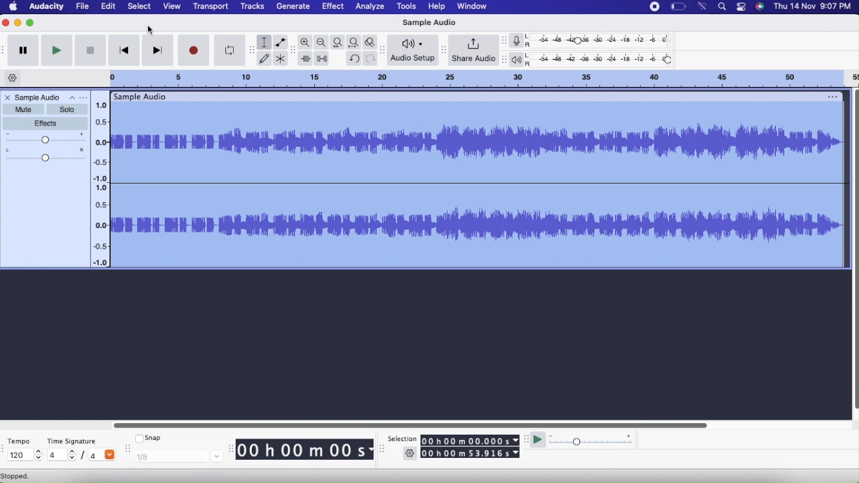 The image size is (859, 483). What do you see at coordinates (62, 455) in the screenshot?
I see `4` at bounding box center [62, 455].